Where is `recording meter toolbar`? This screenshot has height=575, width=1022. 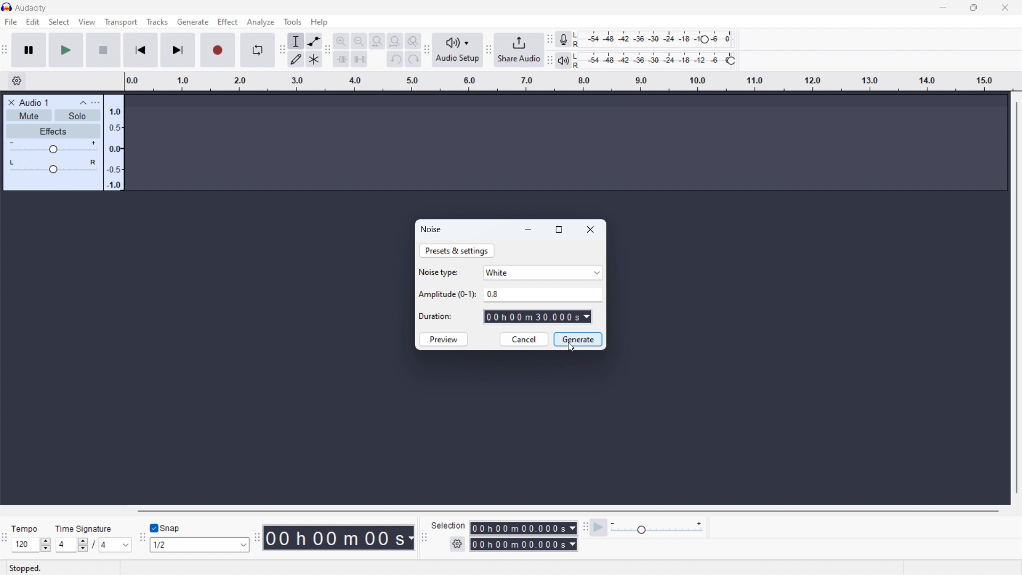 recording meter toolbar is located at coordinates (550, 39).